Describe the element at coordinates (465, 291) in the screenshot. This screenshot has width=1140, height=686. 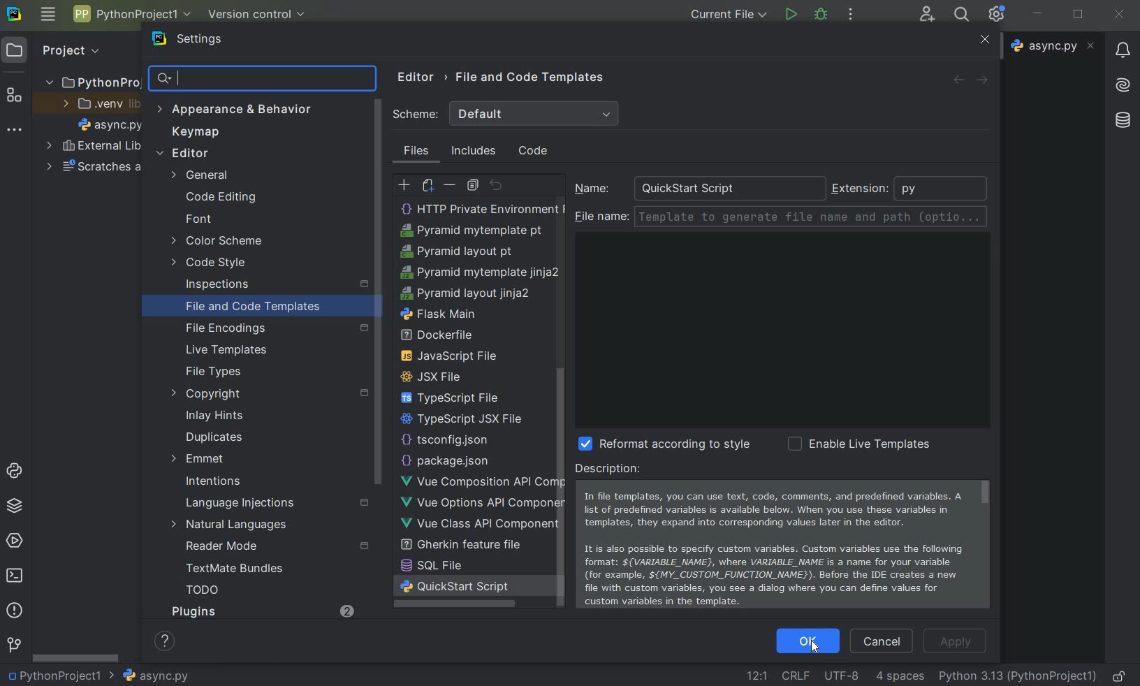
I see `python script` at that location.